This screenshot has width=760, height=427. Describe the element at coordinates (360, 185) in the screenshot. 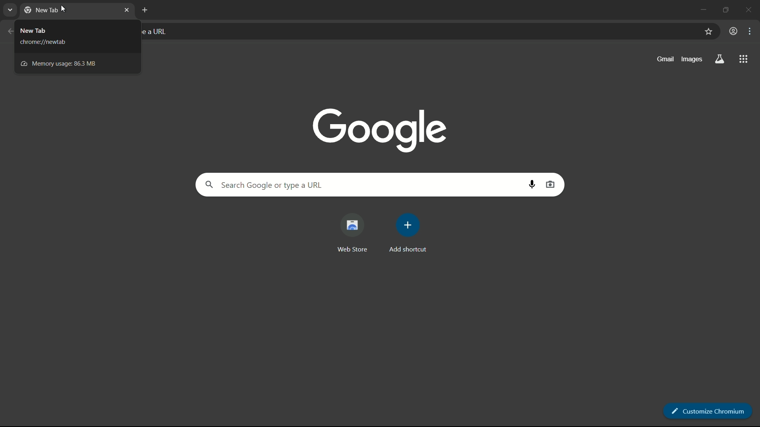

I see `search google or type a url` at that location.